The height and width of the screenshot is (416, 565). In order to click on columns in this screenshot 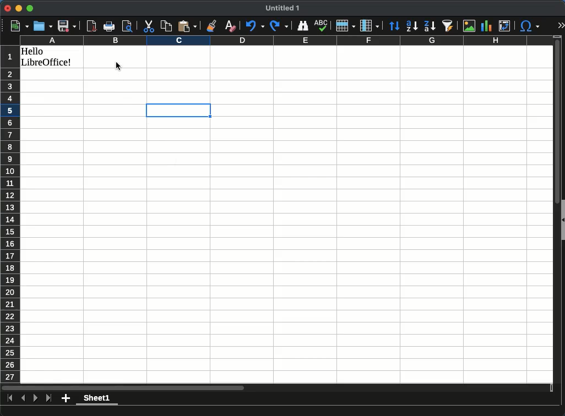, I will do `click(370, 25)`.